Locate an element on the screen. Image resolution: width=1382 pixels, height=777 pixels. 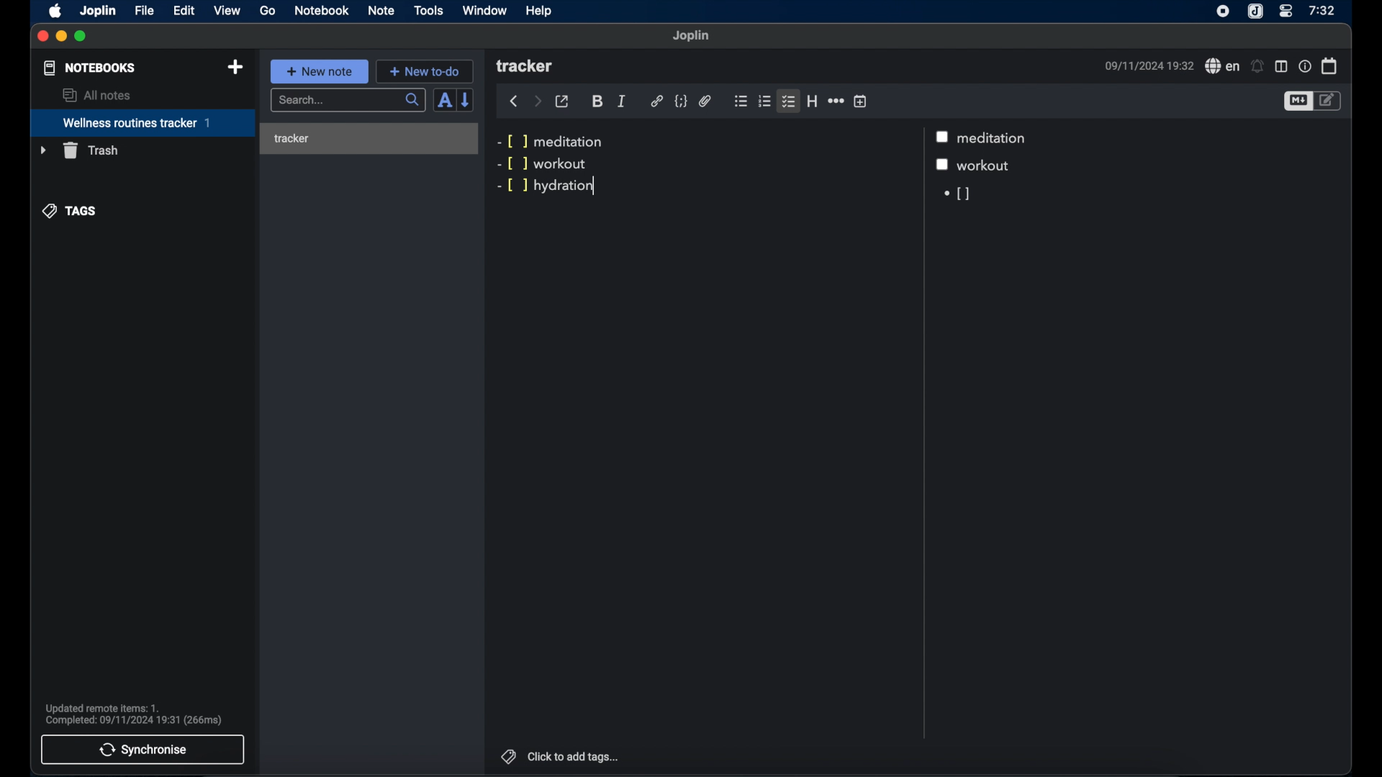
tracker is located at coordinates (371, 138).